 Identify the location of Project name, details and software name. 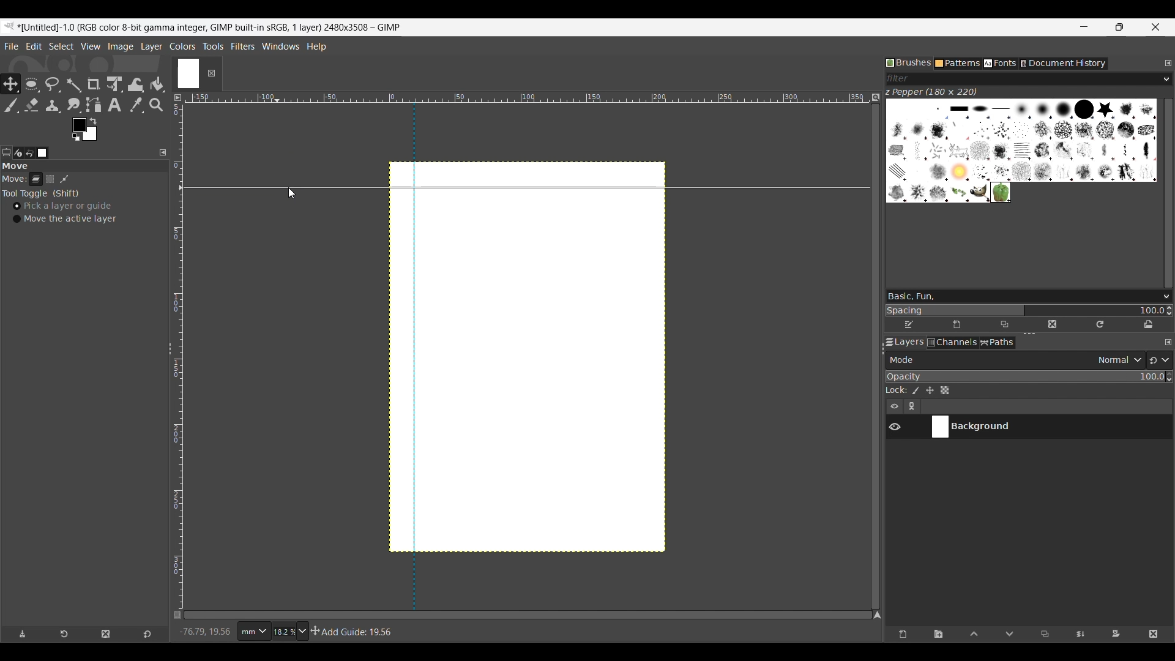
(211, 28).